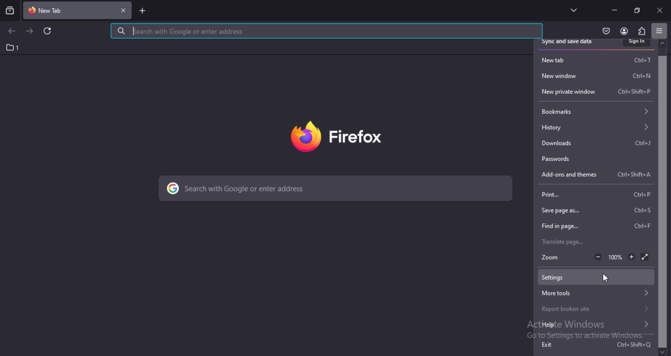 The width and height of the screenshot is (671, 356). I want to click on sync and save data, so click(571, 42).